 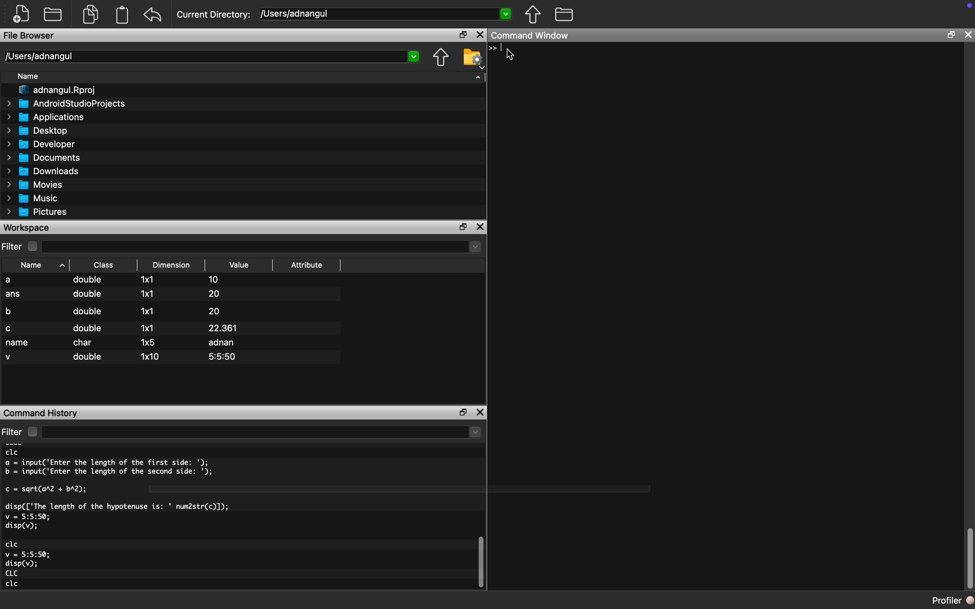 I want to click on > Music, so click(x=32, y=199).